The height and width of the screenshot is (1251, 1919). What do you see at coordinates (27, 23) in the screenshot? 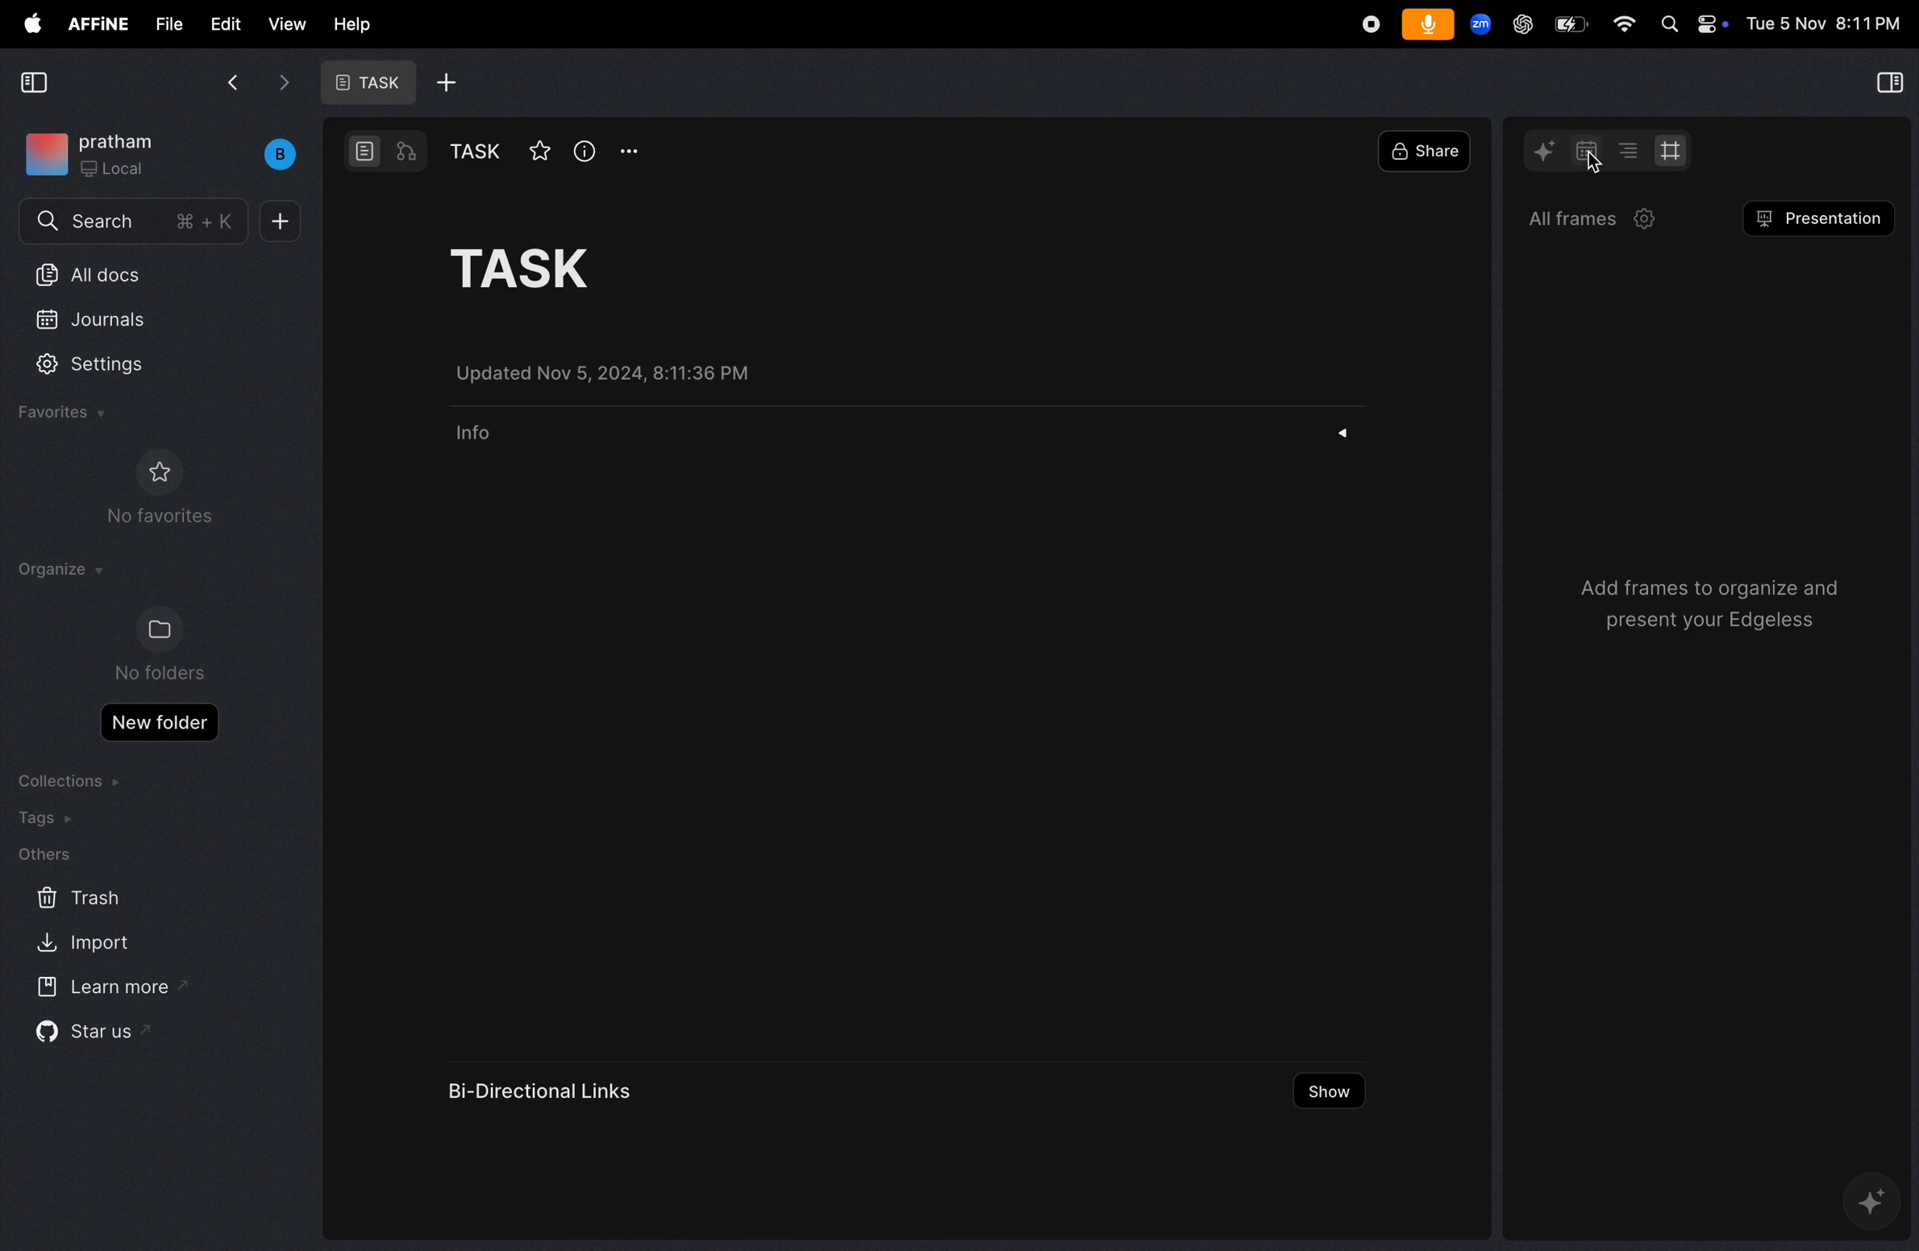
I see `apple menu` at bounding box center [27, 23].